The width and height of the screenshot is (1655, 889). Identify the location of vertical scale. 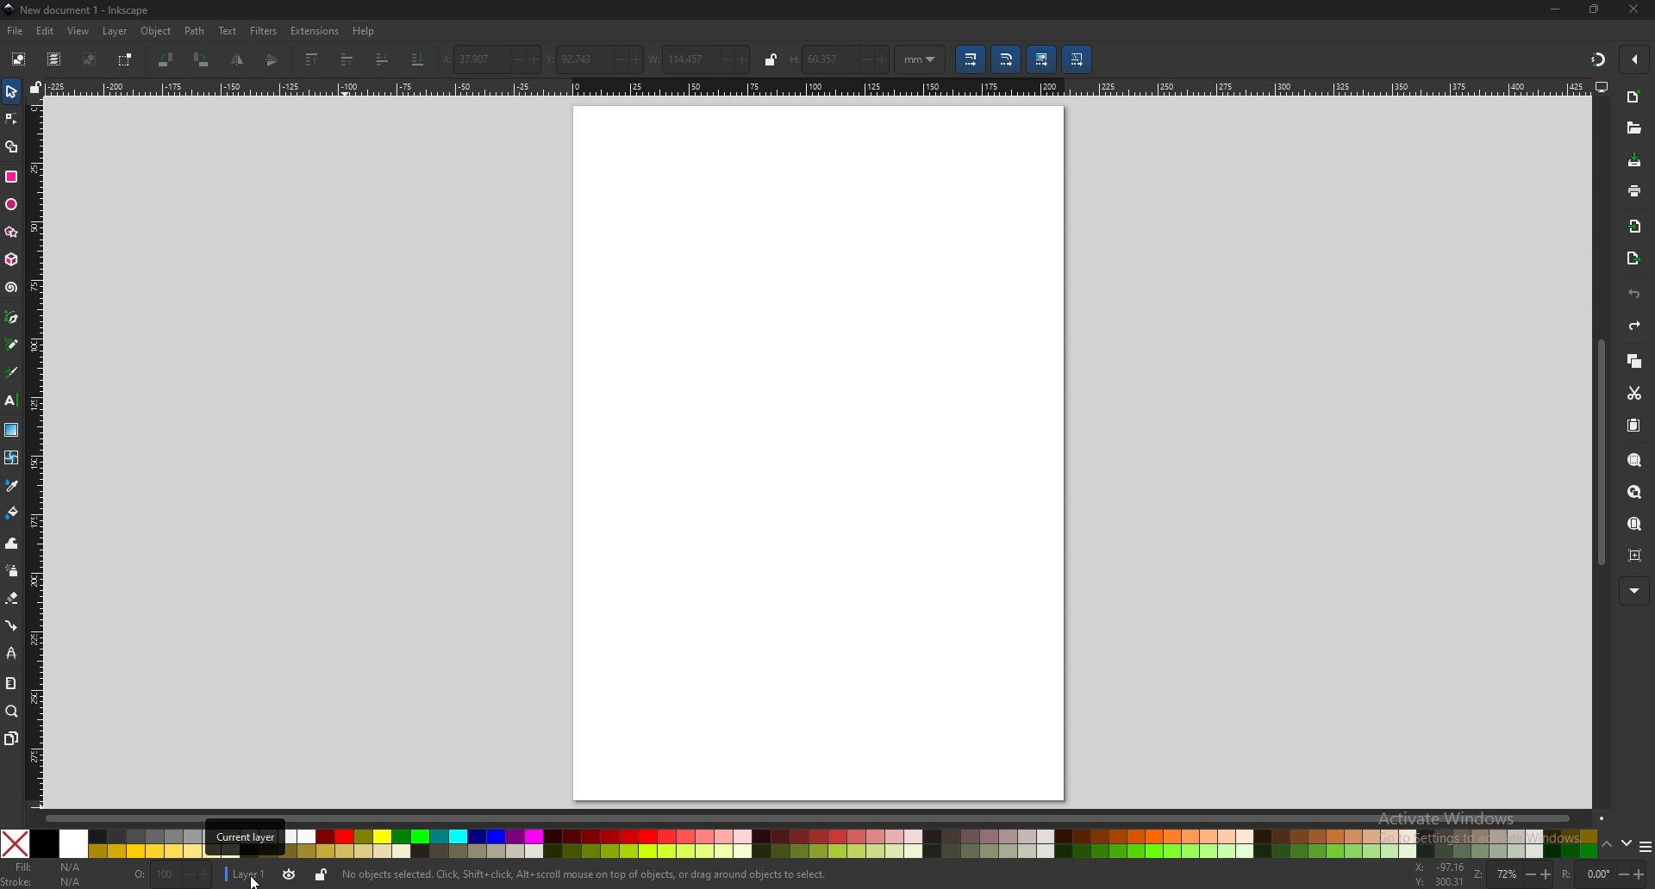
(36, 449).